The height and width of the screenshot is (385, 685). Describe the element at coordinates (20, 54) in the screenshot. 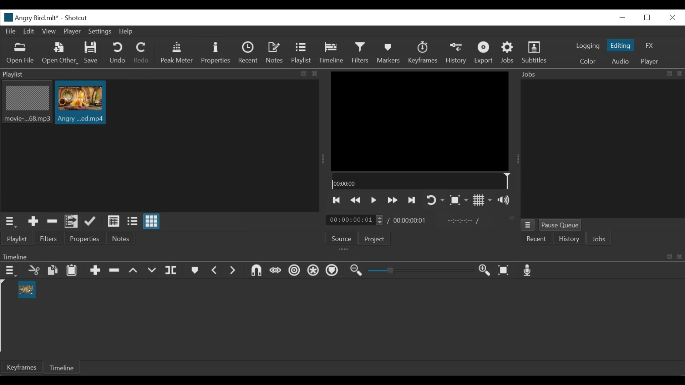

I see `Open File` at that location.